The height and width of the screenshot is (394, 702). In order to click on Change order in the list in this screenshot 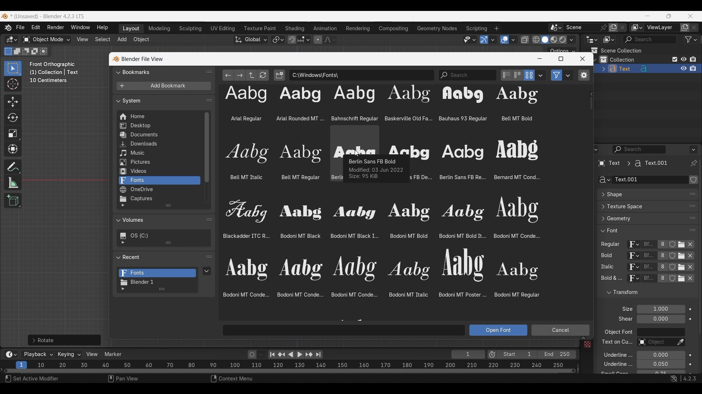, I will do `click(693, 180)`.